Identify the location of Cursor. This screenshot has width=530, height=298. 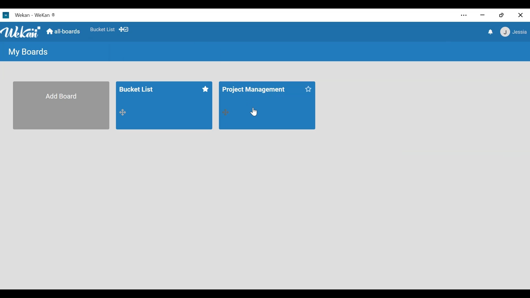
(255, 111).